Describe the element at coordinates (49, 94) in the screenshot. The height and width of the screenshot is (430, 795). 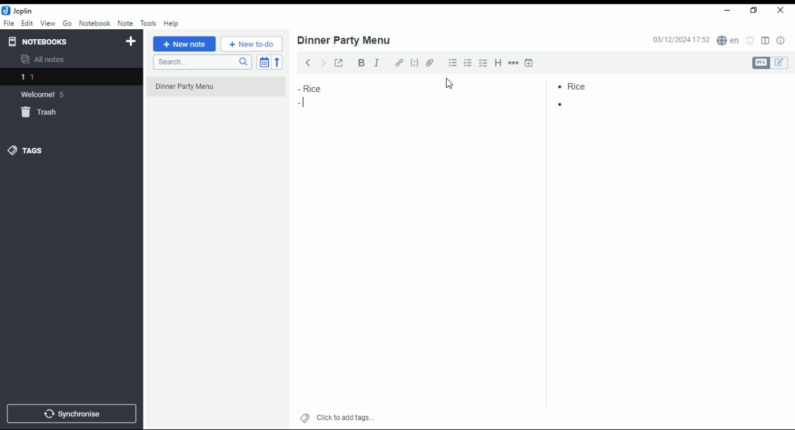
I see `Welcome 5` at that location.